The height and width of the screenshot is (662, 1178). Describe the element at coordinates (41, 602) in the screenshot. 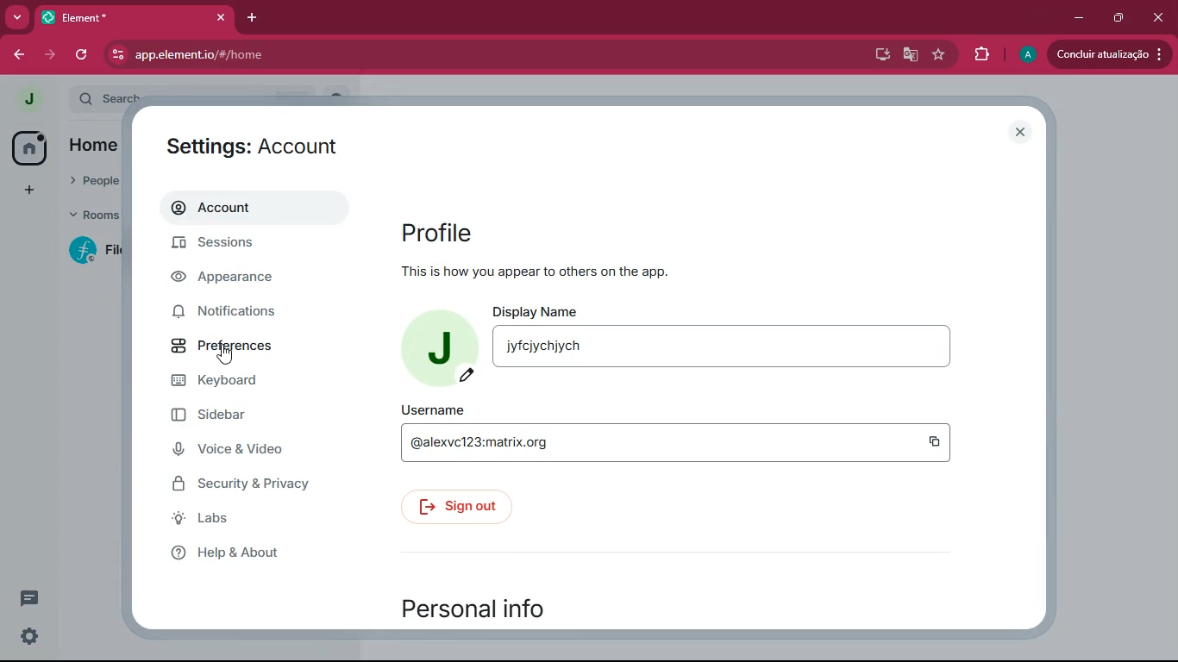

I see `comments ` at that location.